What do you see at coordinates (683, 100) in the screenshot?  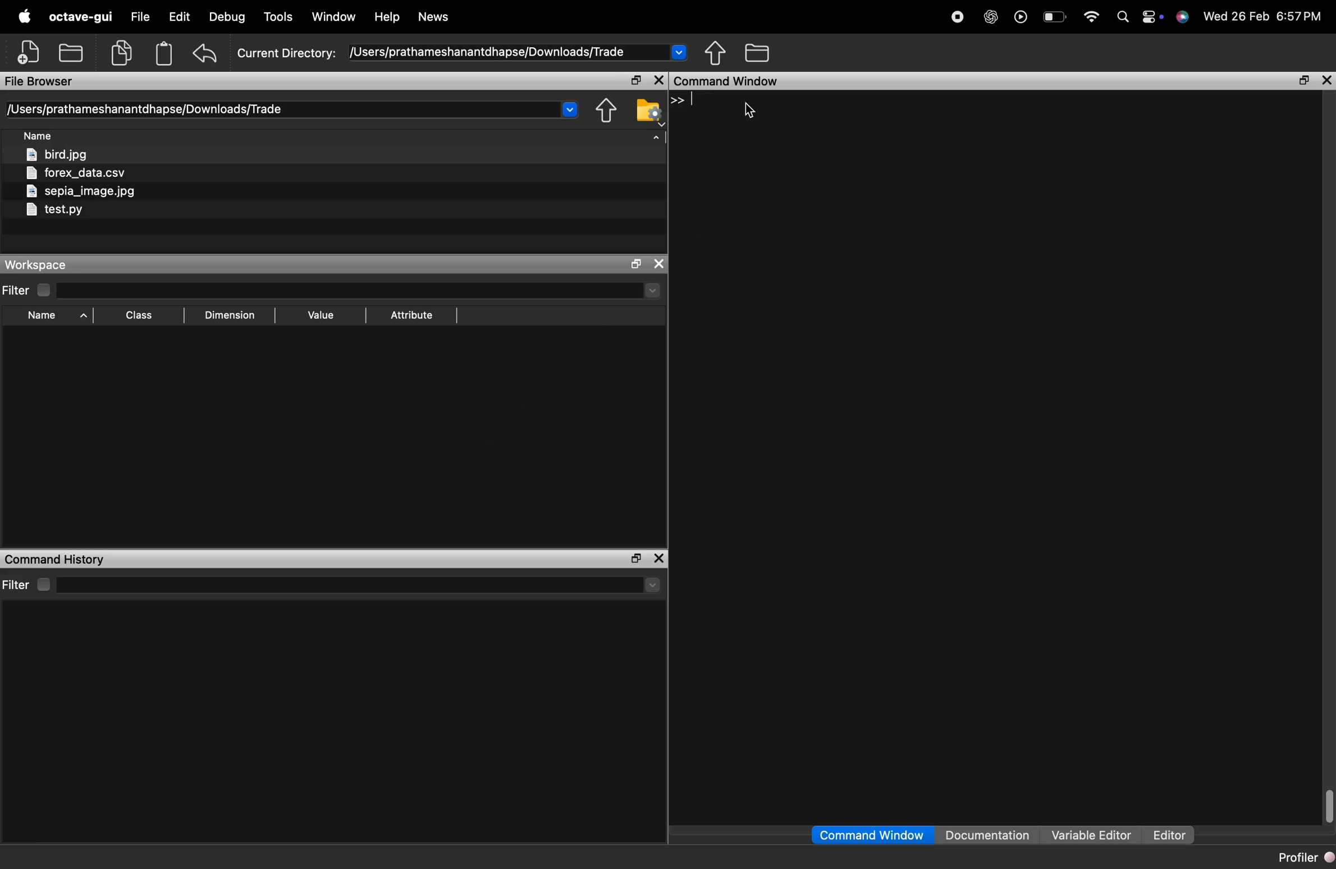 I see `line 1` at bounding box center [683, 100].